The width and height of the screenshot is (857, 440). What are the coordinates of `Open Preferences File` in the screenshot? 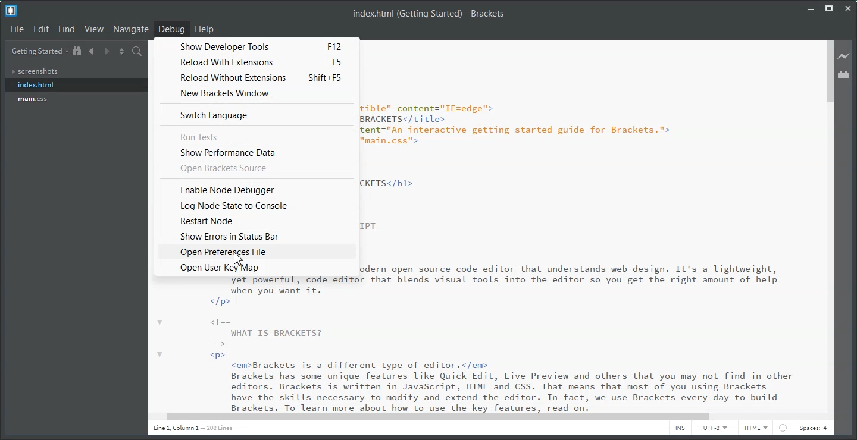 It's located at (253, 252).